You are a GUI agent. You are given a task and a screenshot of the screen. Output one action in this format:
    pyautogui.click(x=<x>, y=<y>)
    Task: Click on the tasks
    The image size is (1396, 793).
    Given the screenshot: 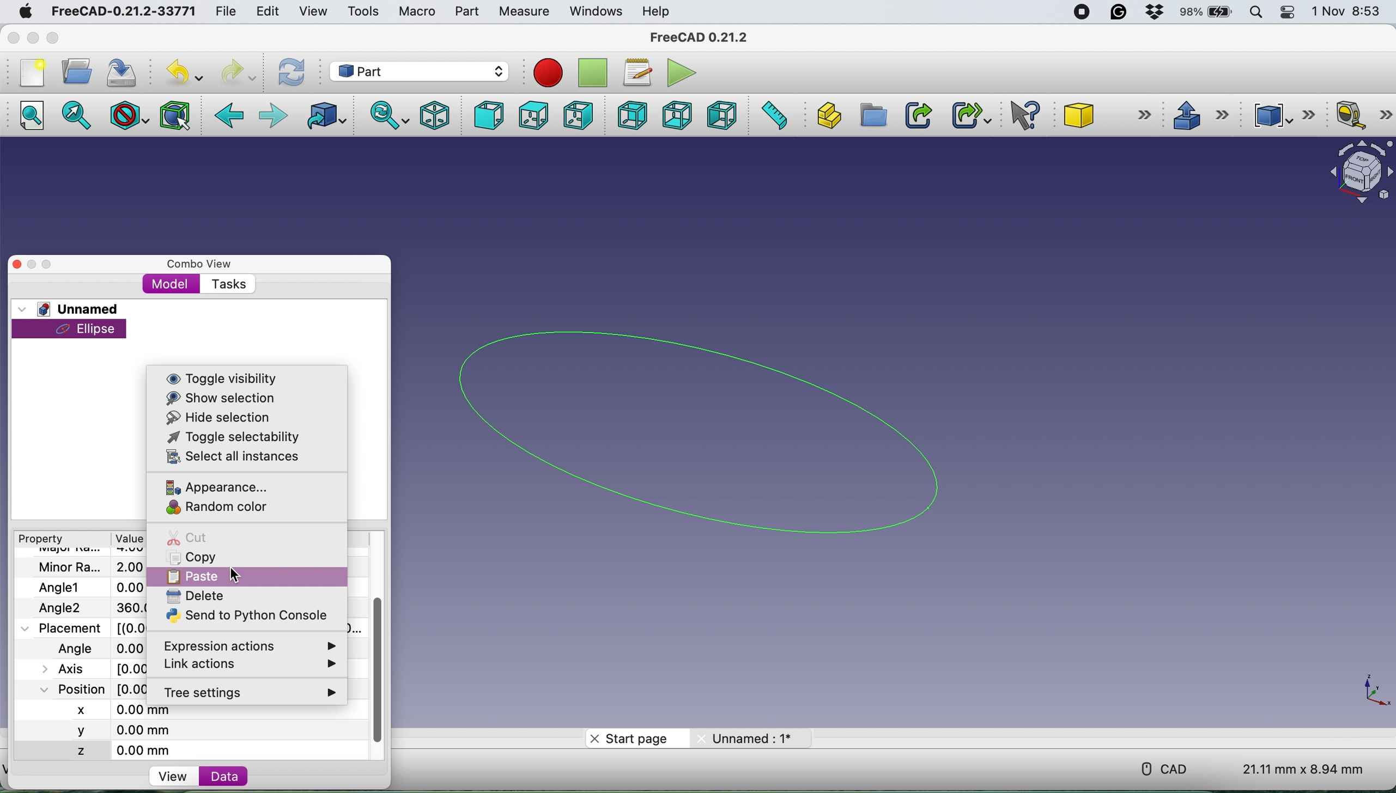 What is the action you would take?
    pyautogui.click(x=228, y=284)
    